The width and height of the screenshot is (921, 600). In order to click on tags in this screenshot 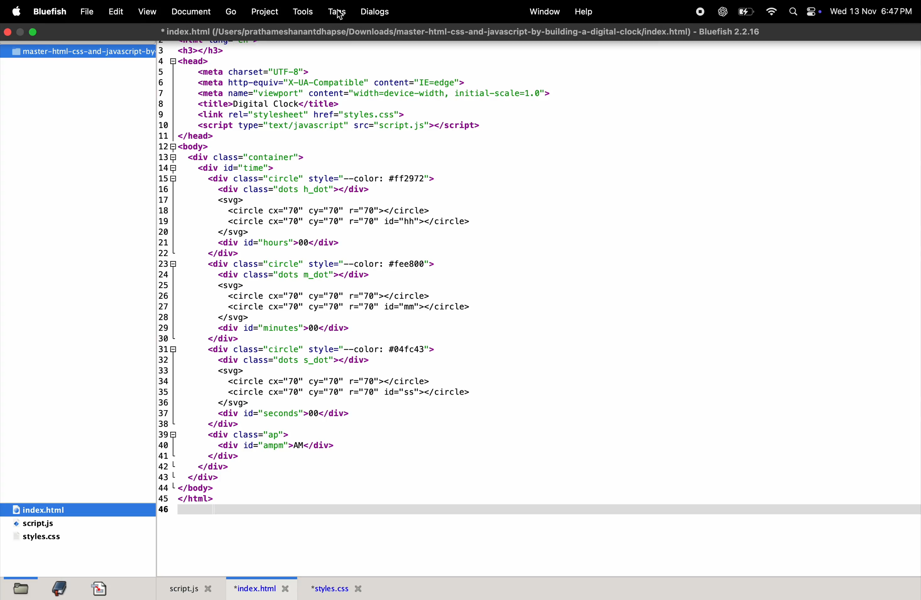, I will do `click(334, 13)`.